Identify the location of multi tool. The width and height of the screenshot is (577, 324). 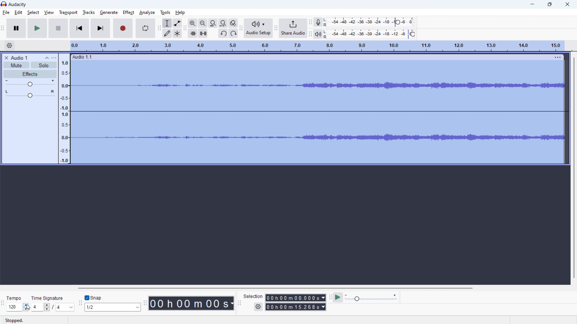
(178, 33).